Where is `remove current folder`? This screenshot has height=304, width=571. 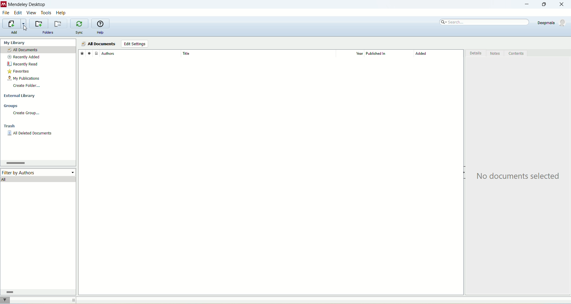
remove current folder is located at coordinates (59, 23).